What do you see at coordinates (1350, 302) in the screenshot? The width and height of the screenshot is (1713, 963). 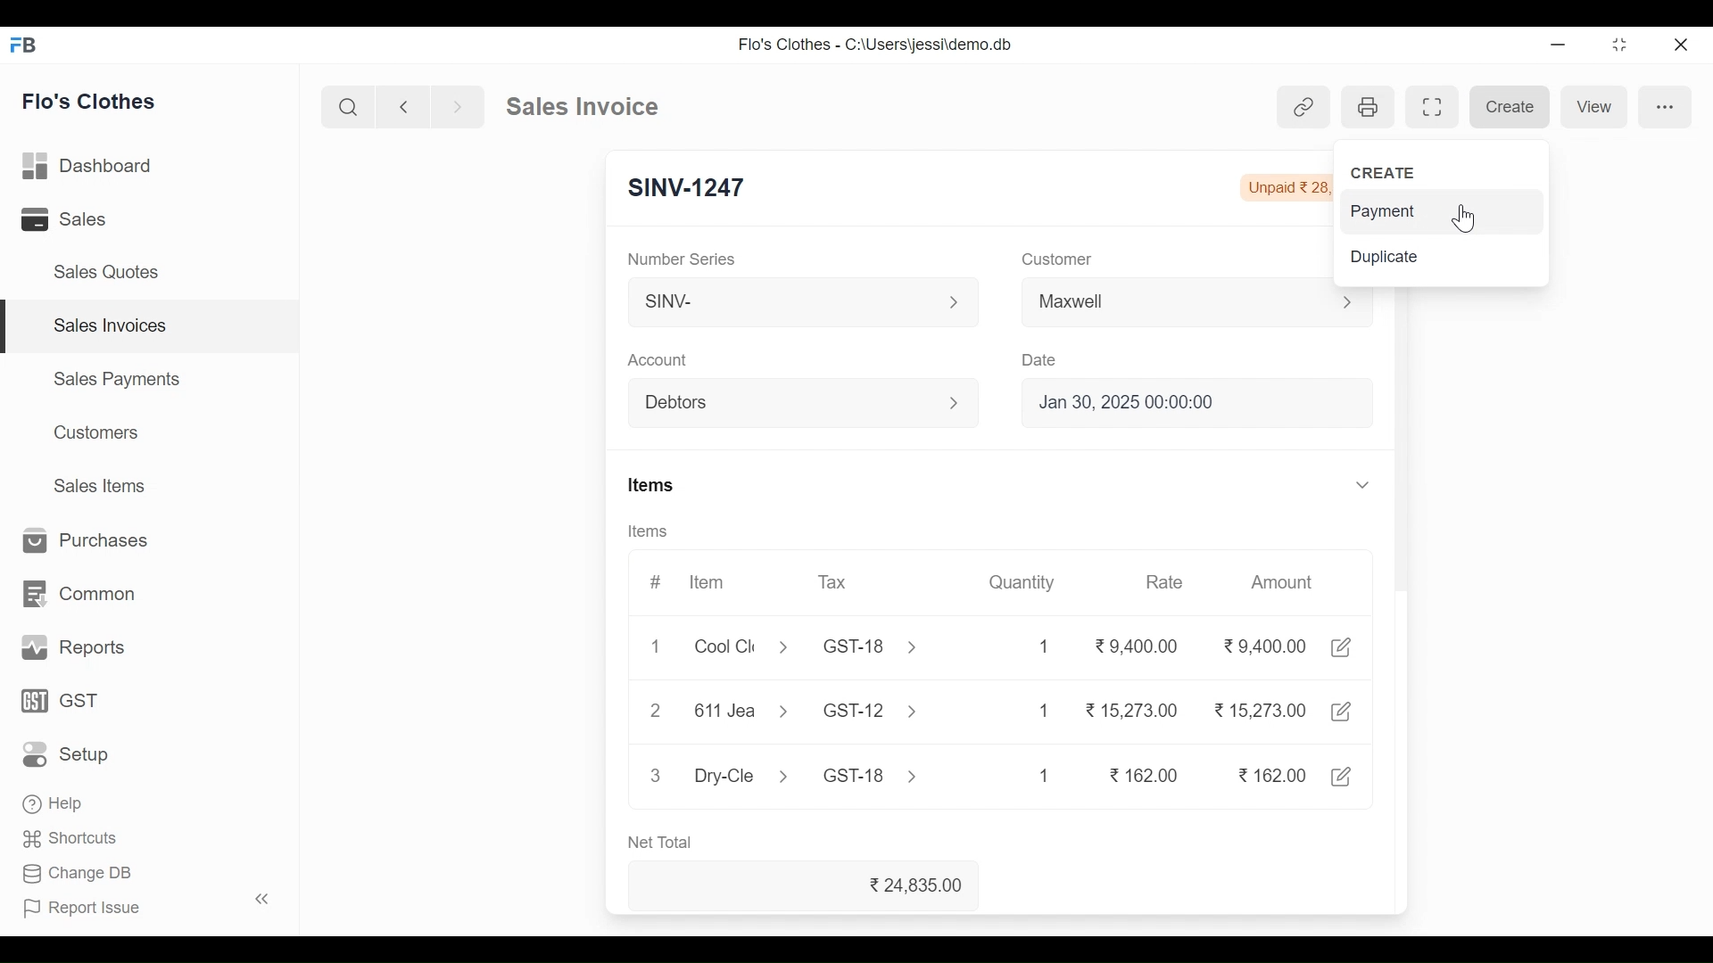 I see `Expand` at bounding box center [1350, 302].